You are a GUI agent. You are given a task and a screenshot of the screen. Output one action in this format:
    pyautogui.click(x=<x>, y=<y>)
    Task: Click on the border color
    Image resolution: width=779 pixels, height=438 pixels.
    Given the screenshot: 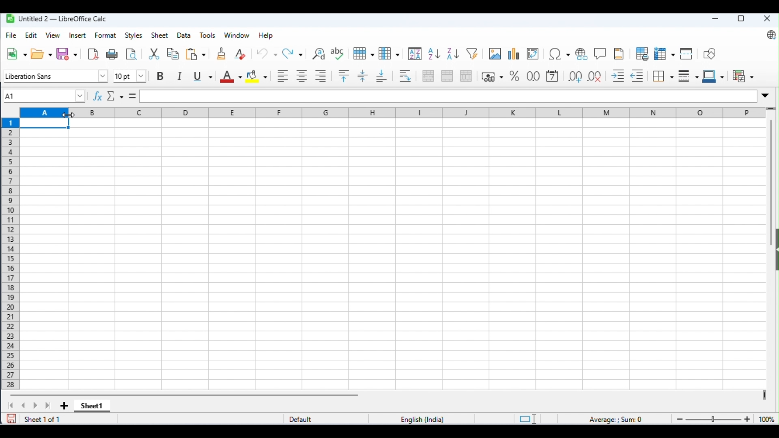 What is the action you would take?
    pyautogui.click(x=713, y=75)
    